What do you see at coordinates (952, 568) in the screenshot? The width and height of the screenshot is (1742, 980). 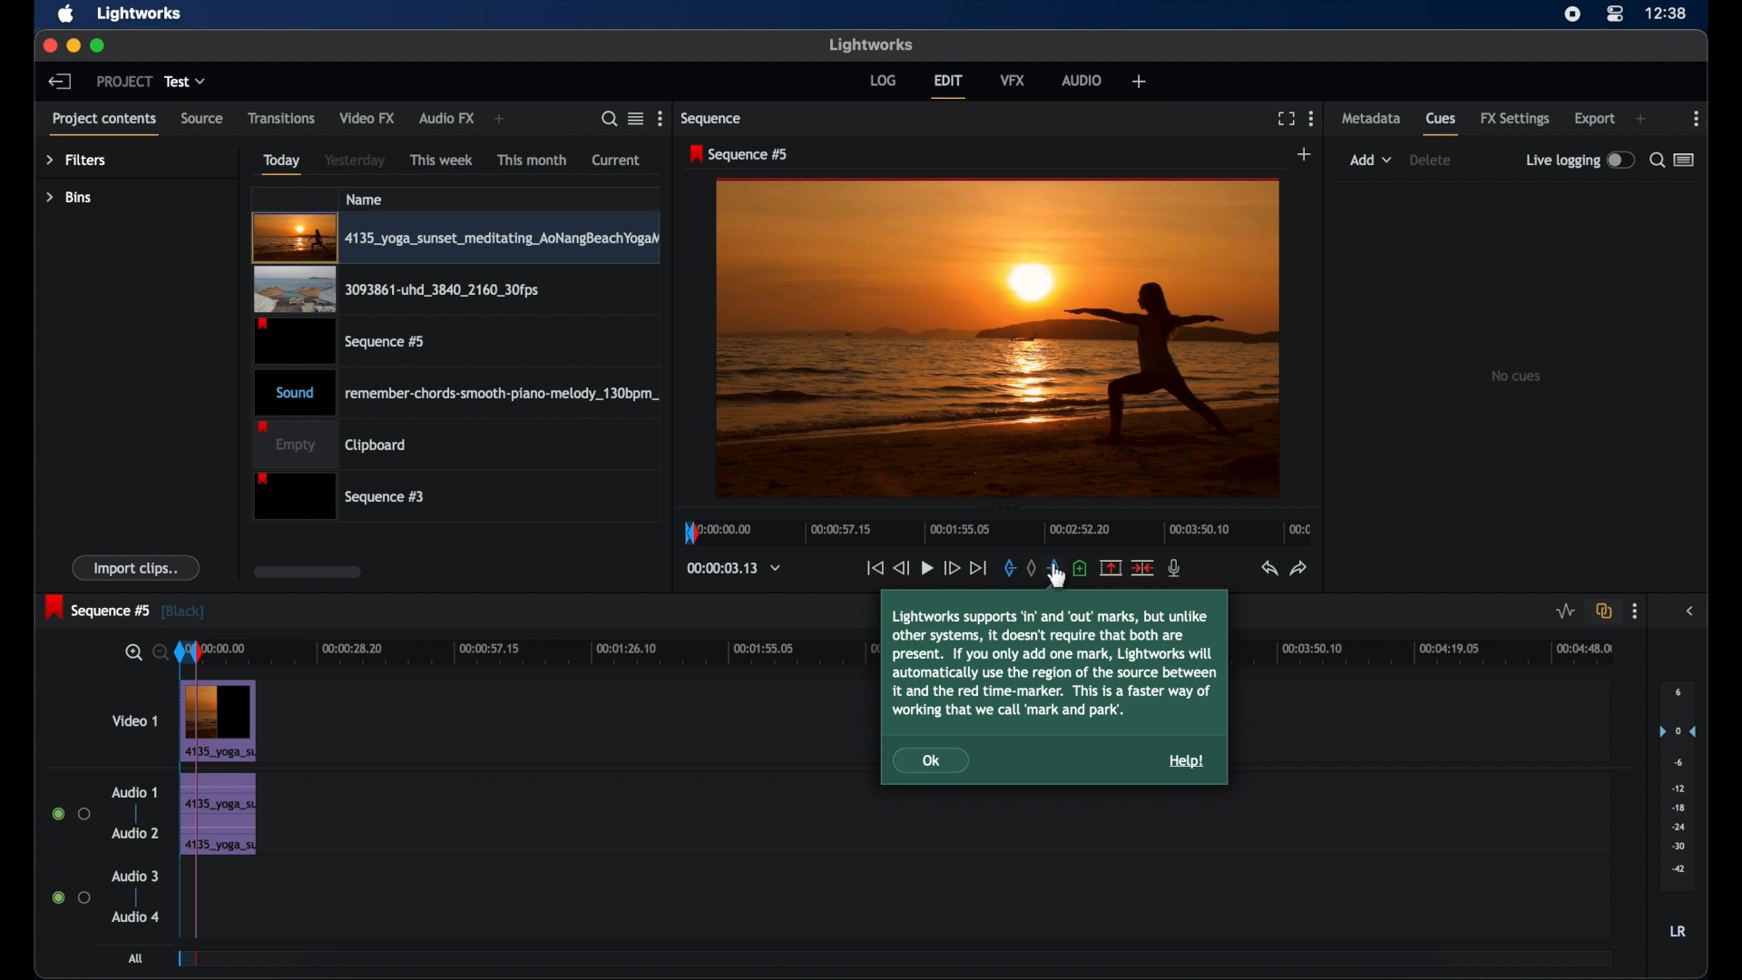 I see `fast forward` at bounding box center [952, 568].